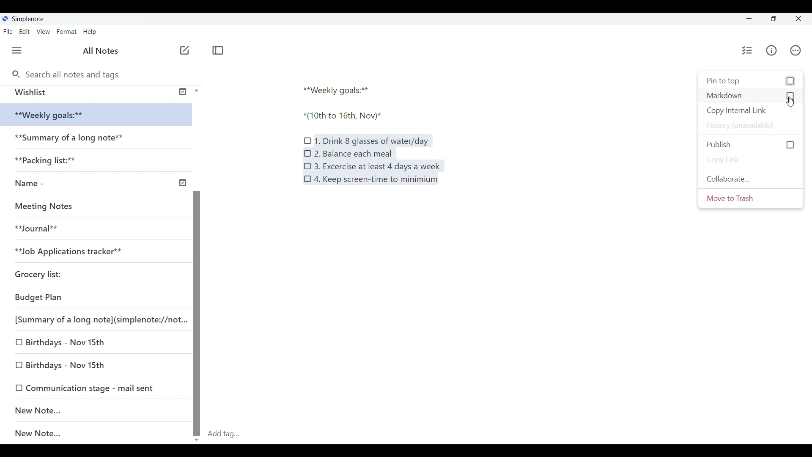 The image size is (812, 457). Describe the element at coordinates (10, 31) in the screenshot. I see `File` at that location.